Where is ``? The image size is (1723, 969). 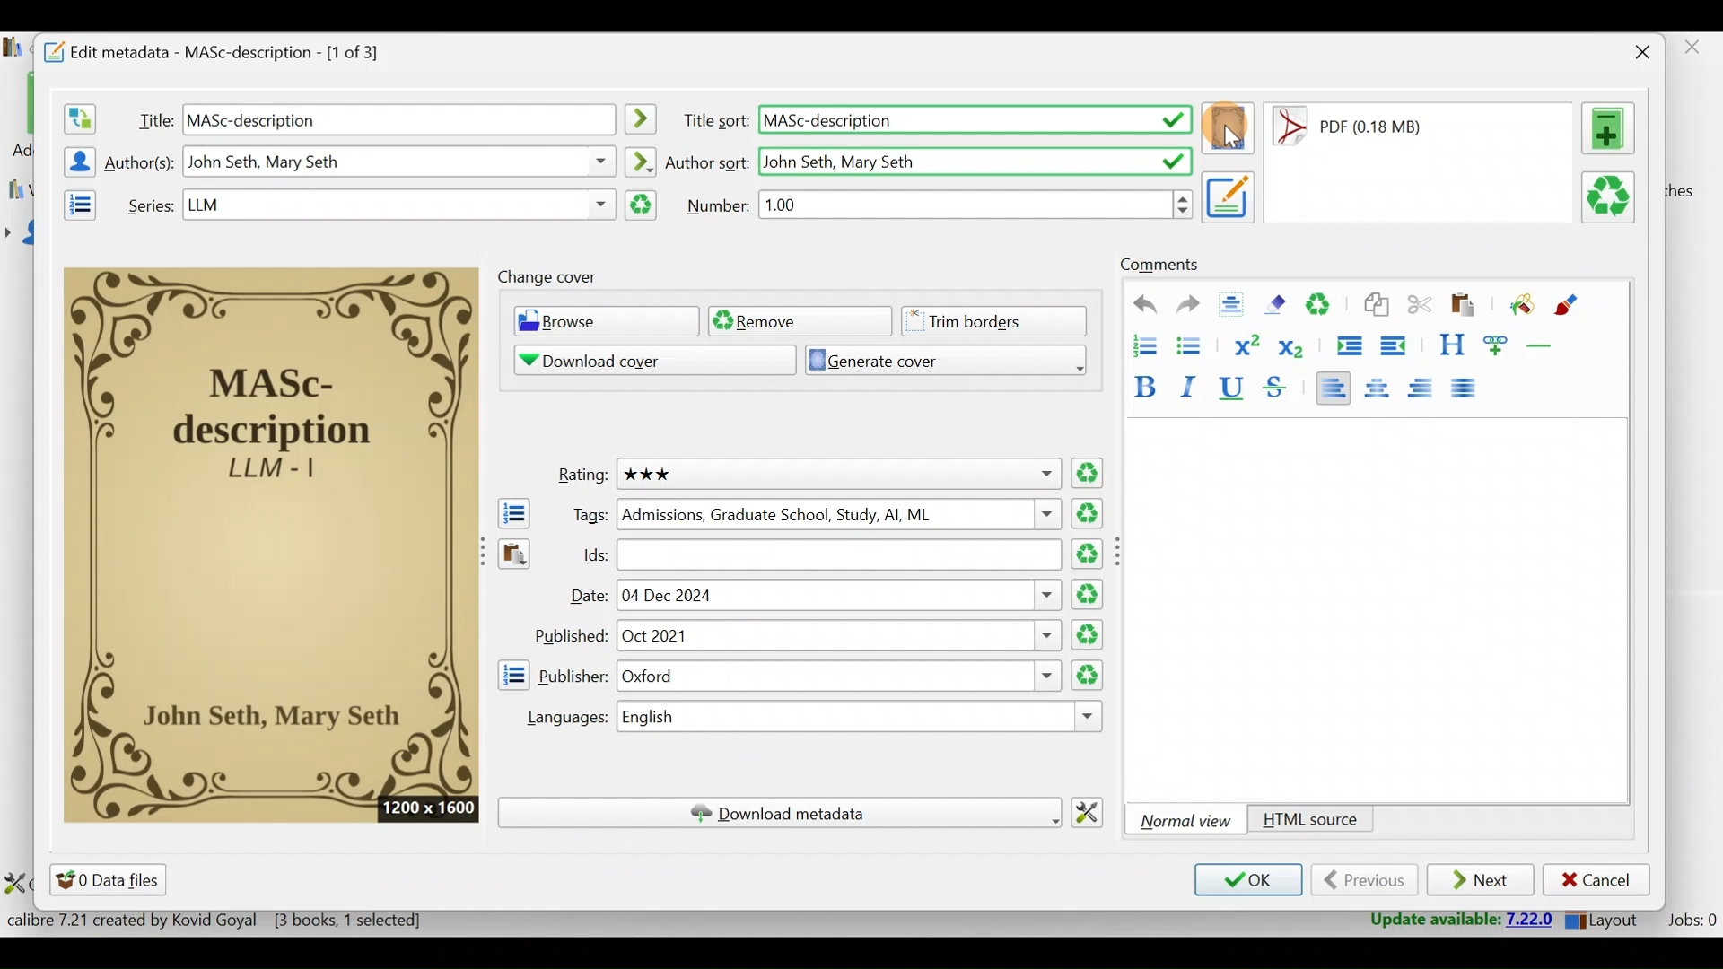  is located at coordinates (838, 677).